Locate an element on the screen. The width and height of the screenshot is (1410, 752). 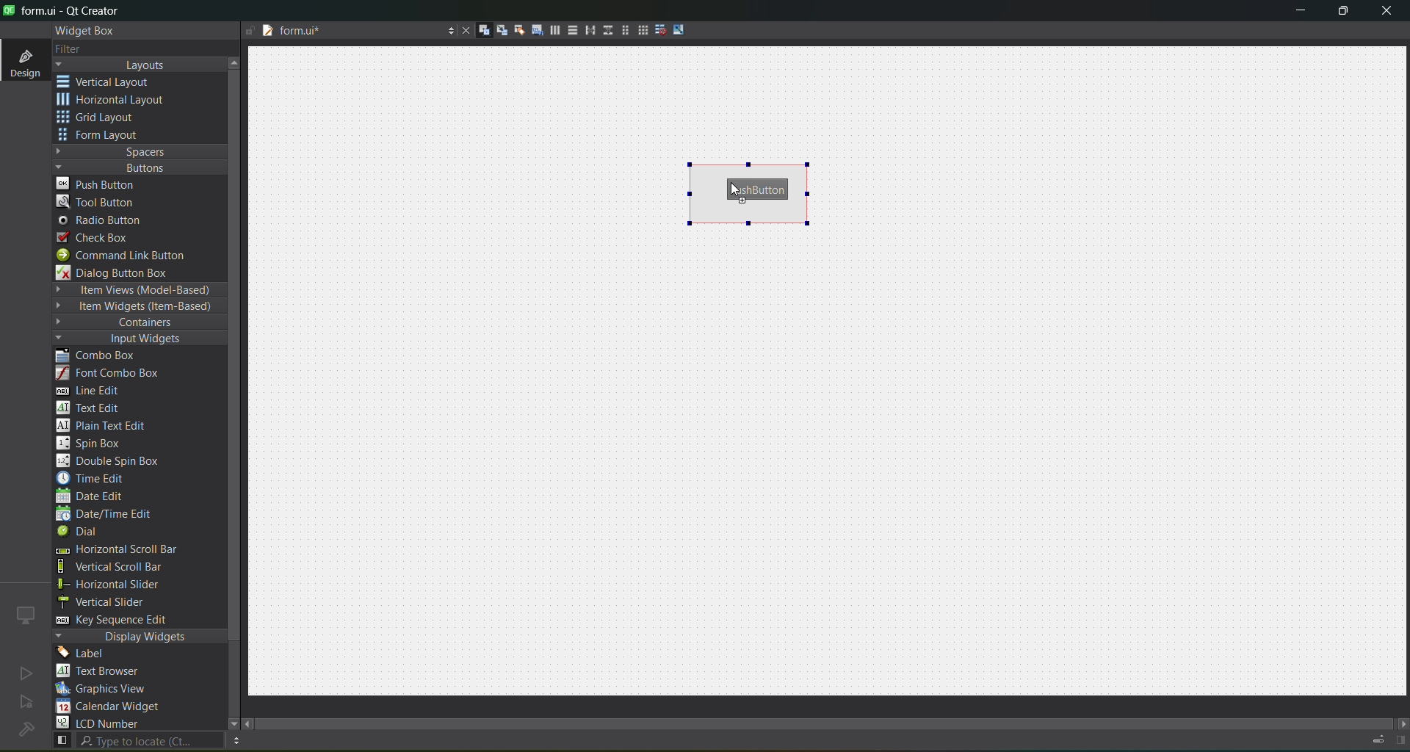
move left is located at coordinates (250, 725).